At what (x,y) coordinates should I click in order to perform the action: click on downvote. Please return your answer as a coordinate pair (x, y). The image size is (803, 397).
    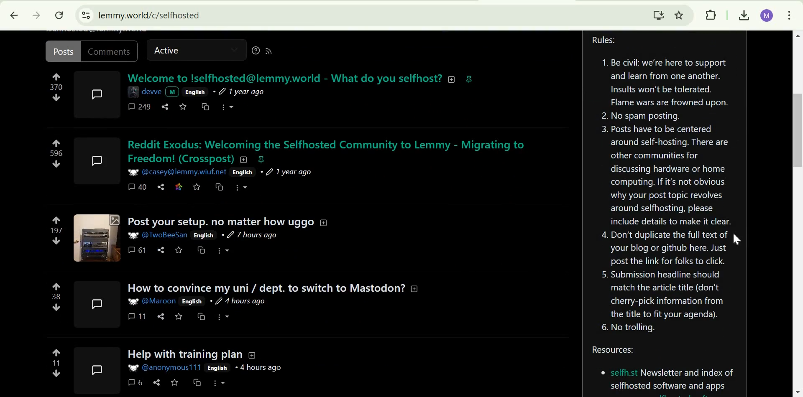
    Looking at the image, I should click on (56, 165).